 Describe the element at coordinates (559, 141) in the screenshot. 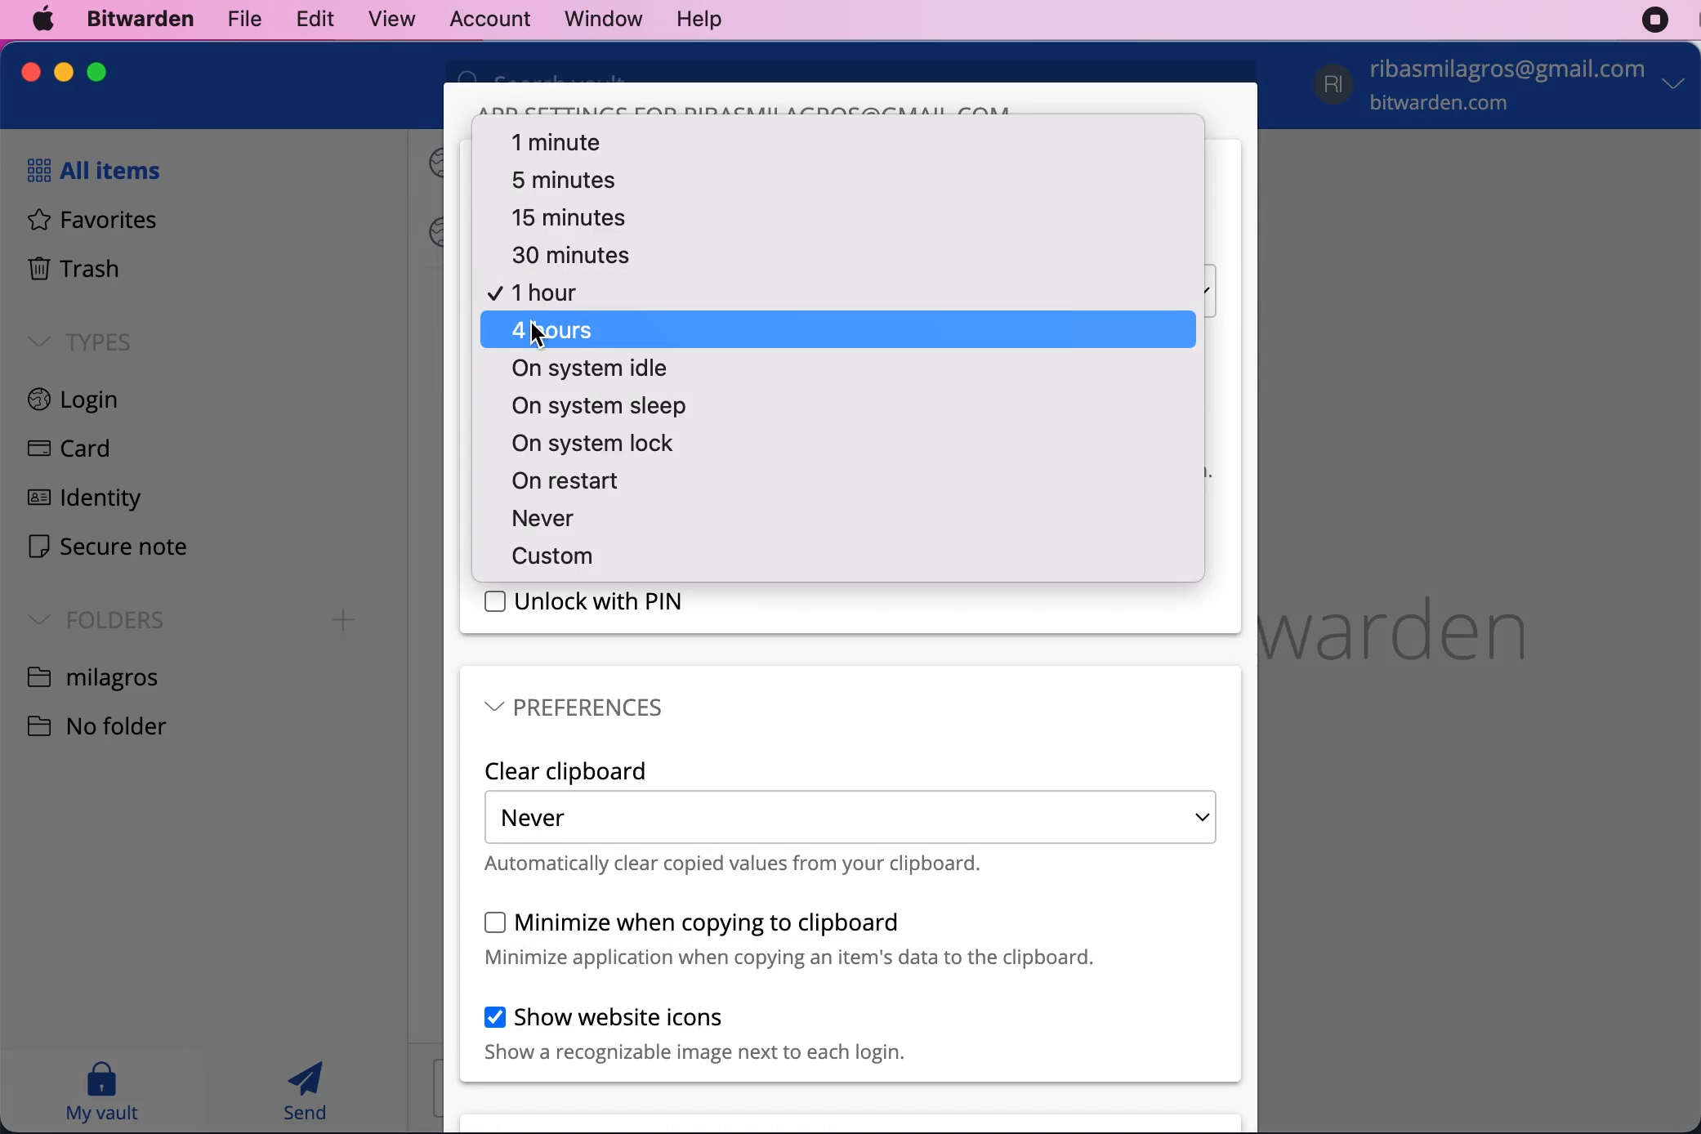

I see `1 minute` at that location.